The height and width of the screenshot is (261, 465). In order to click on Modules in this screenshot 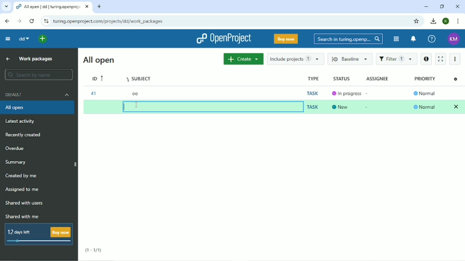, I will do `click(396, 38)`.